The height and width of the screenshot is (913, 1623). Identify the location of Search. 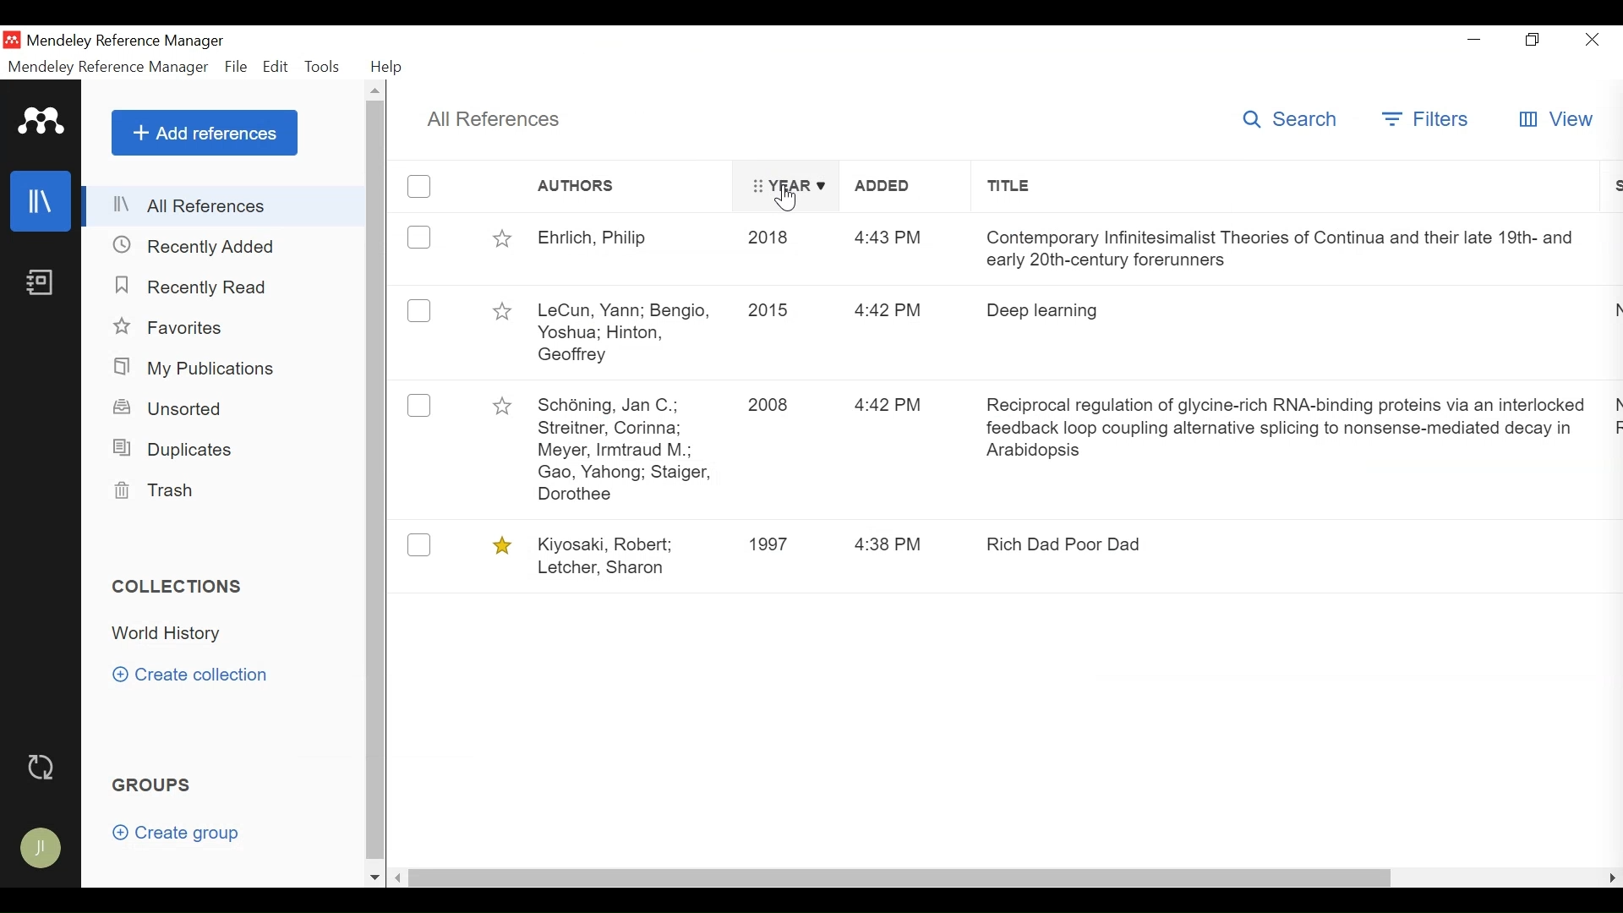
(1294, 119).